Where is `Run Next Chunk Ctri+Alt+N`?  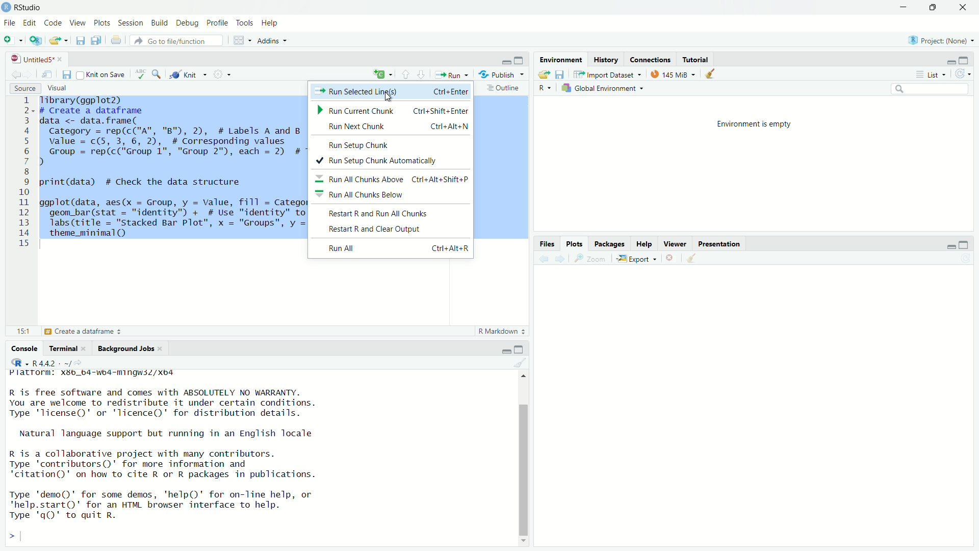
Run Next Chunk Ctri+Alt+N is located at coordinates (395, 127).